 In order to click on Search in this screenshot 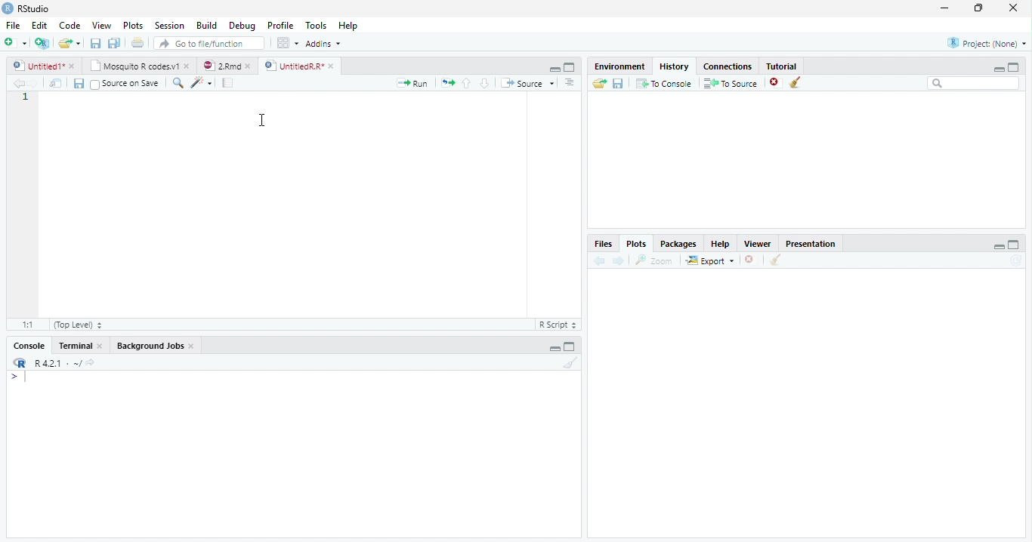, I will do `click(974, 84)`.